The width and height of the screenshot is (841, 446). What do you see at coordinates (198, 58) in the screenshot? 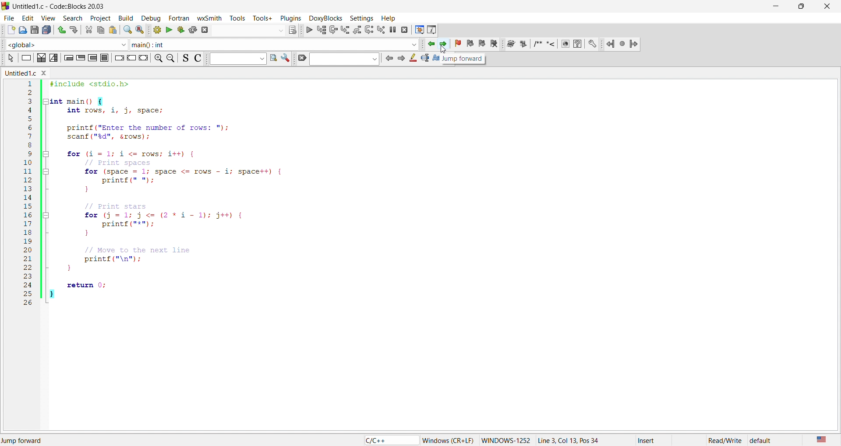
I see `icon` at bounding box center [198, 58].